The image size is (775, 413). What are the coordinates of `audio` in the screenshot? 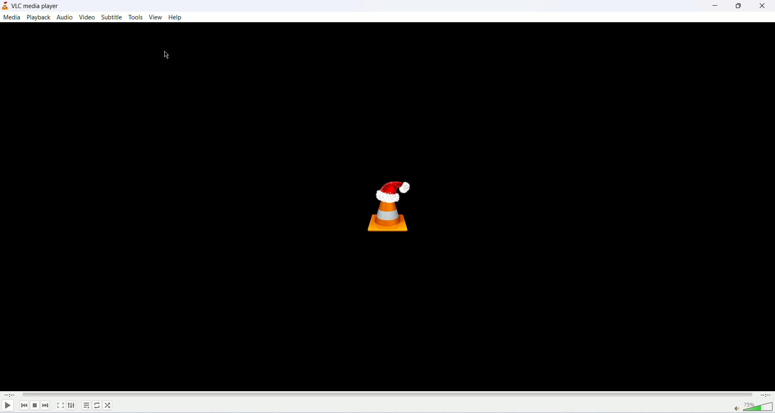 It's located at (64, 18).